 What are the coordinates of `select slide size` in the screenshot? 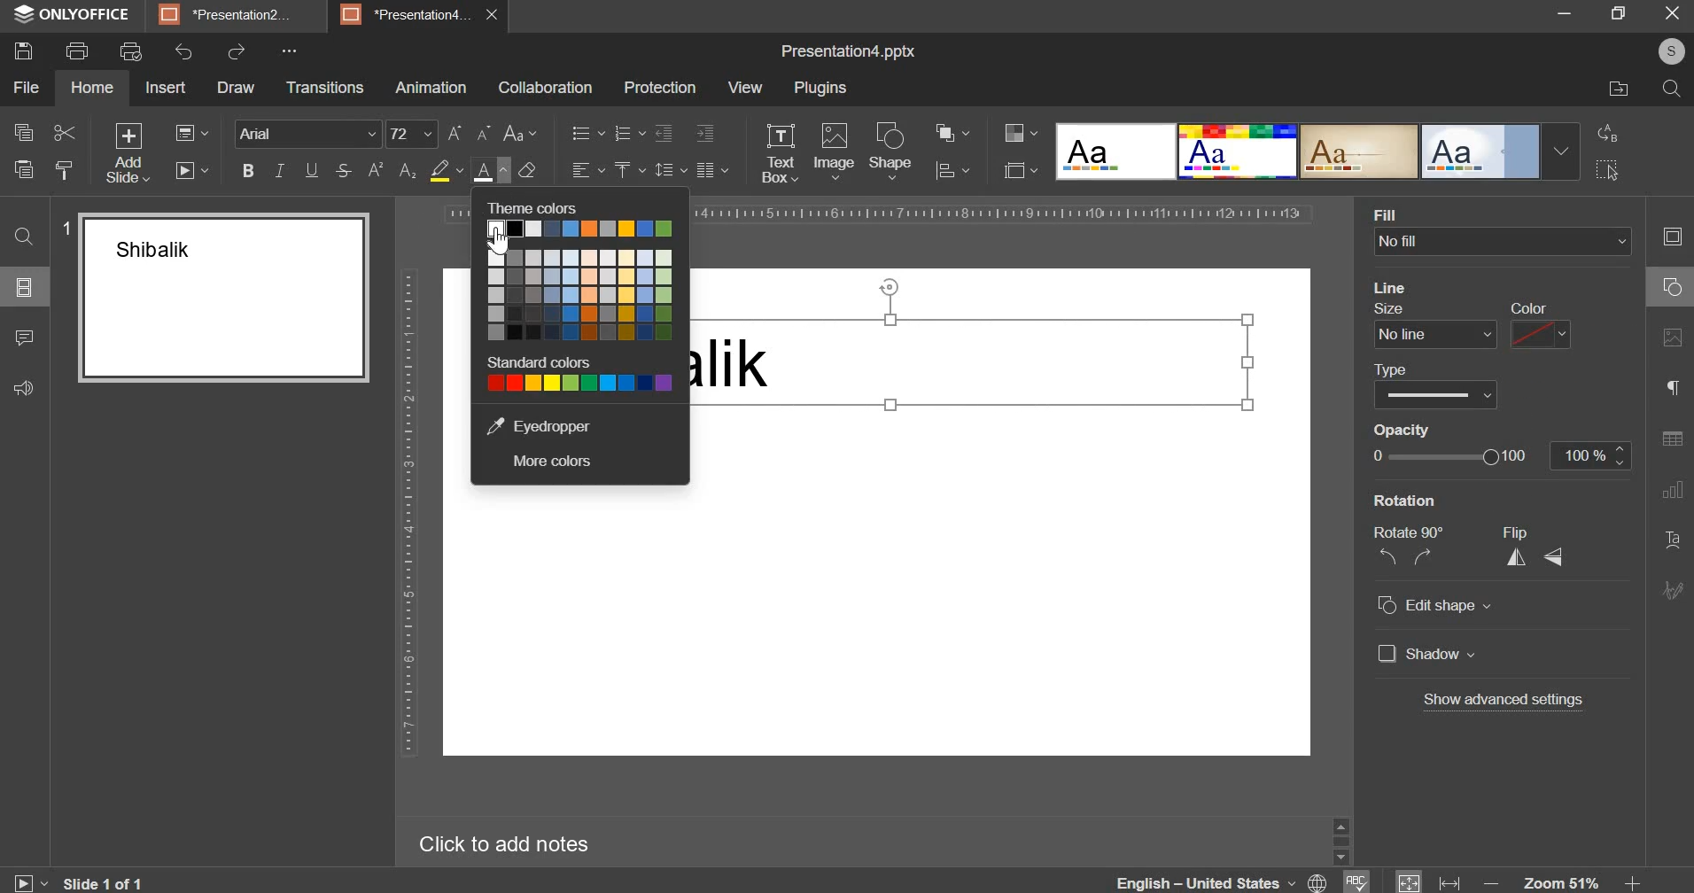 It's located at (1021, 170).